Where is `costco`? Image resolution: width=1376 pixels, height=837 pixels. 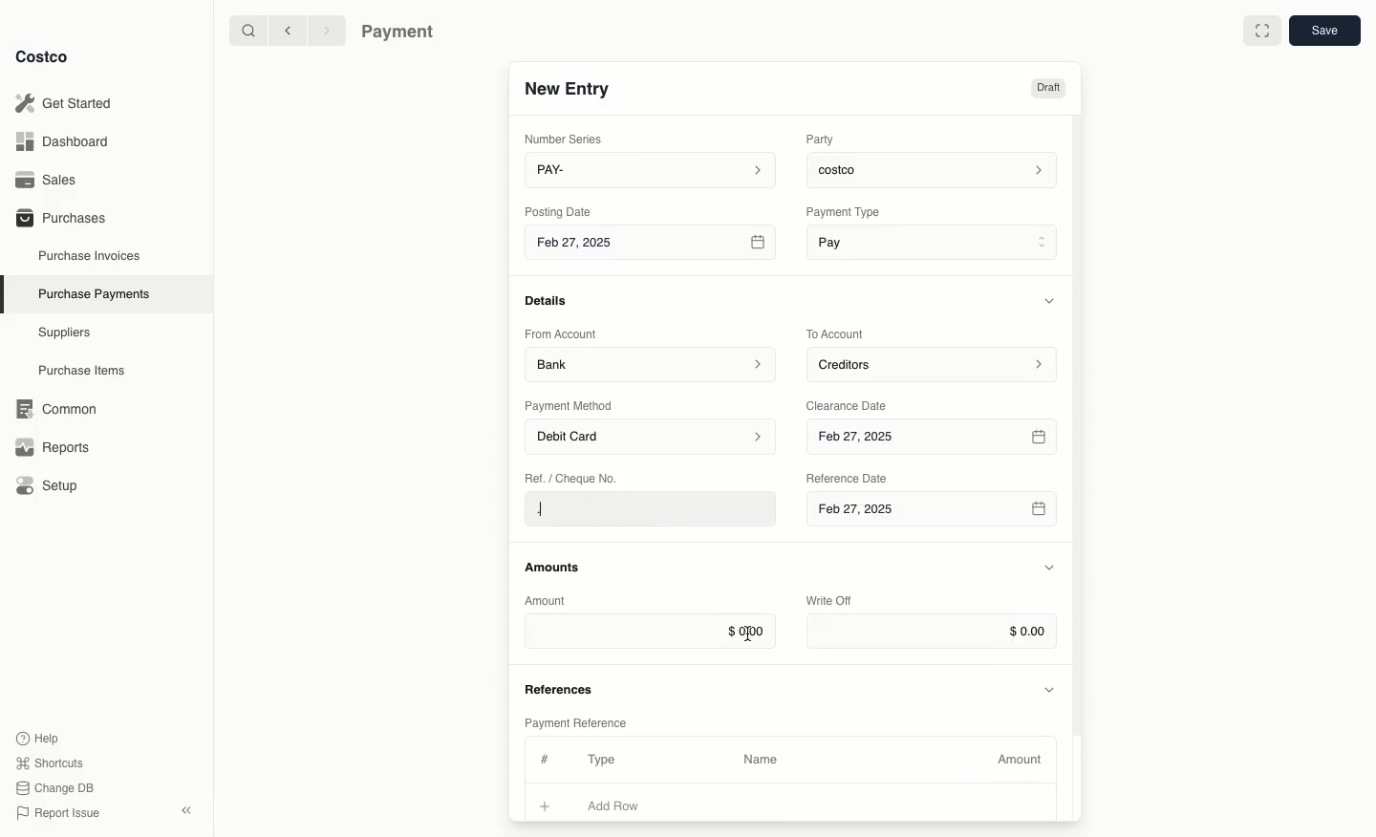 costco is located at coordinates (936, 167).